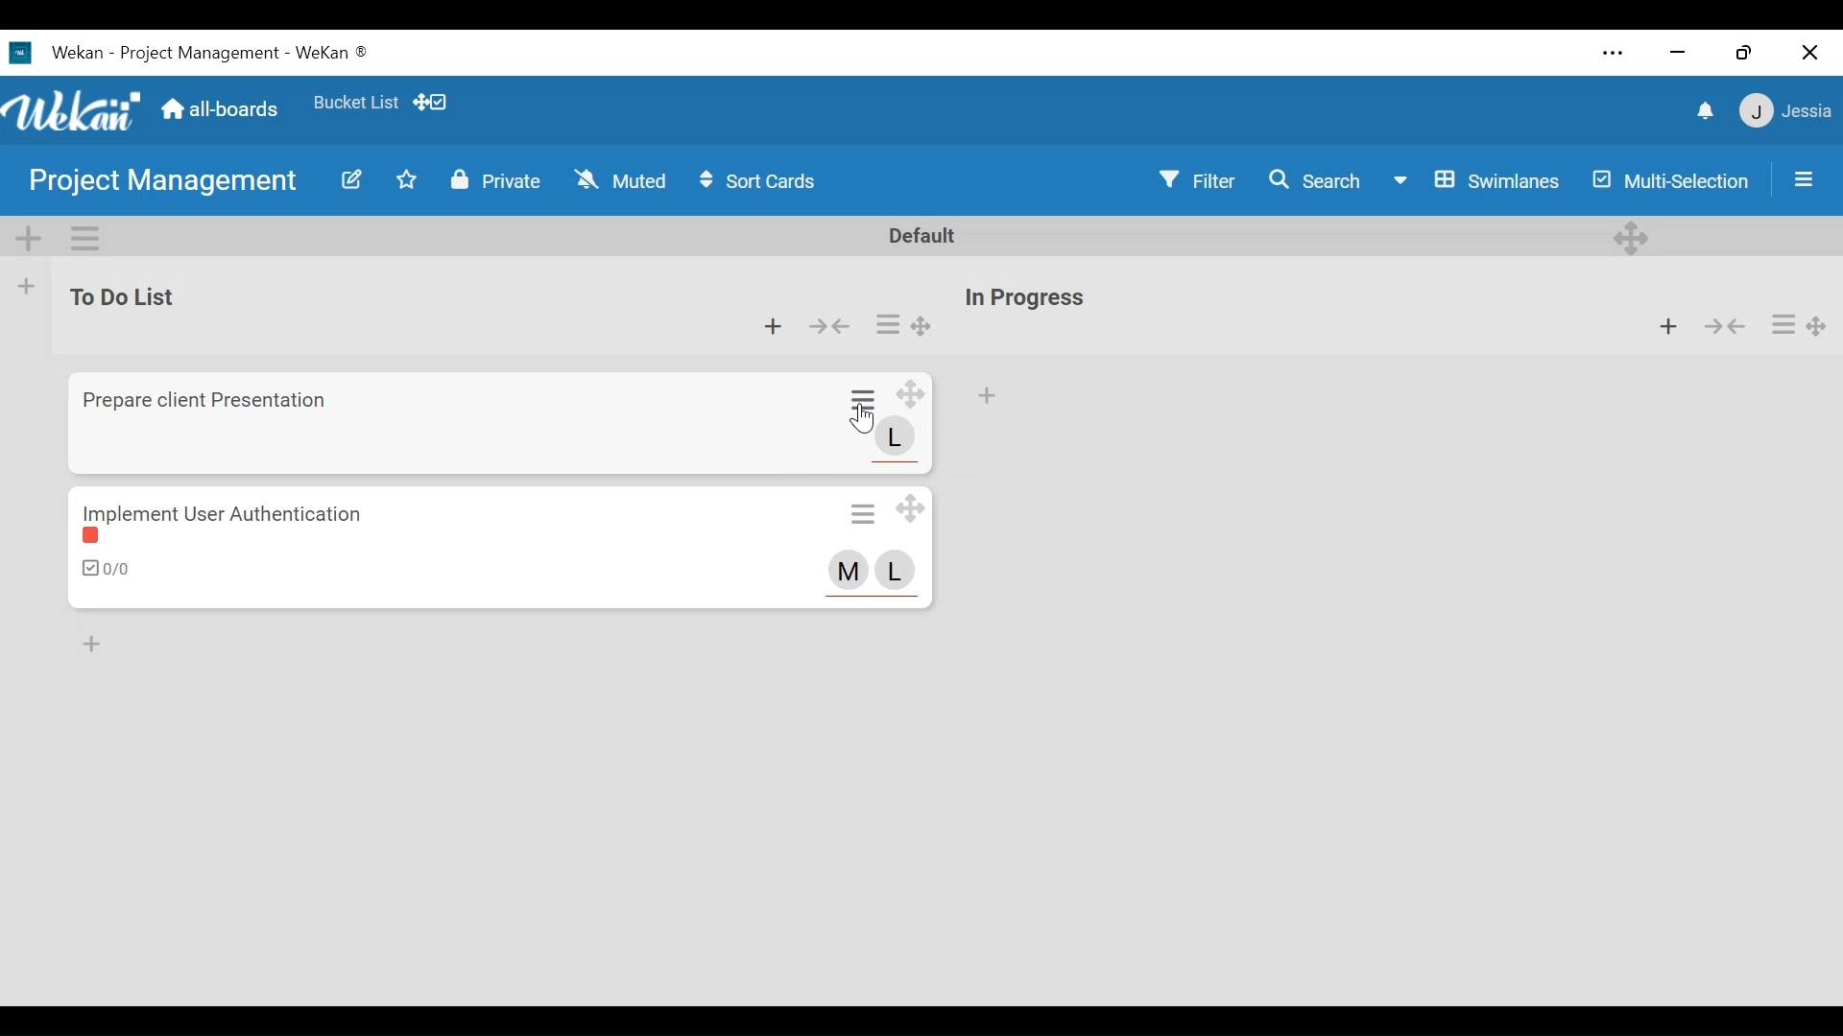  Describe the element at coordinates (863, 512) in the screenshot. I see `Card actions` at that location.